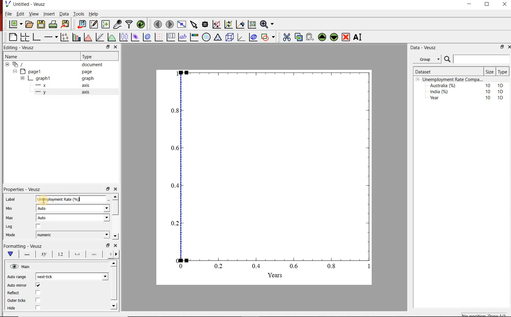 This screenshot has height=317, width=511. Describe the element at coordinates (114, 263) in the screenshot. I see `move up` at that location.